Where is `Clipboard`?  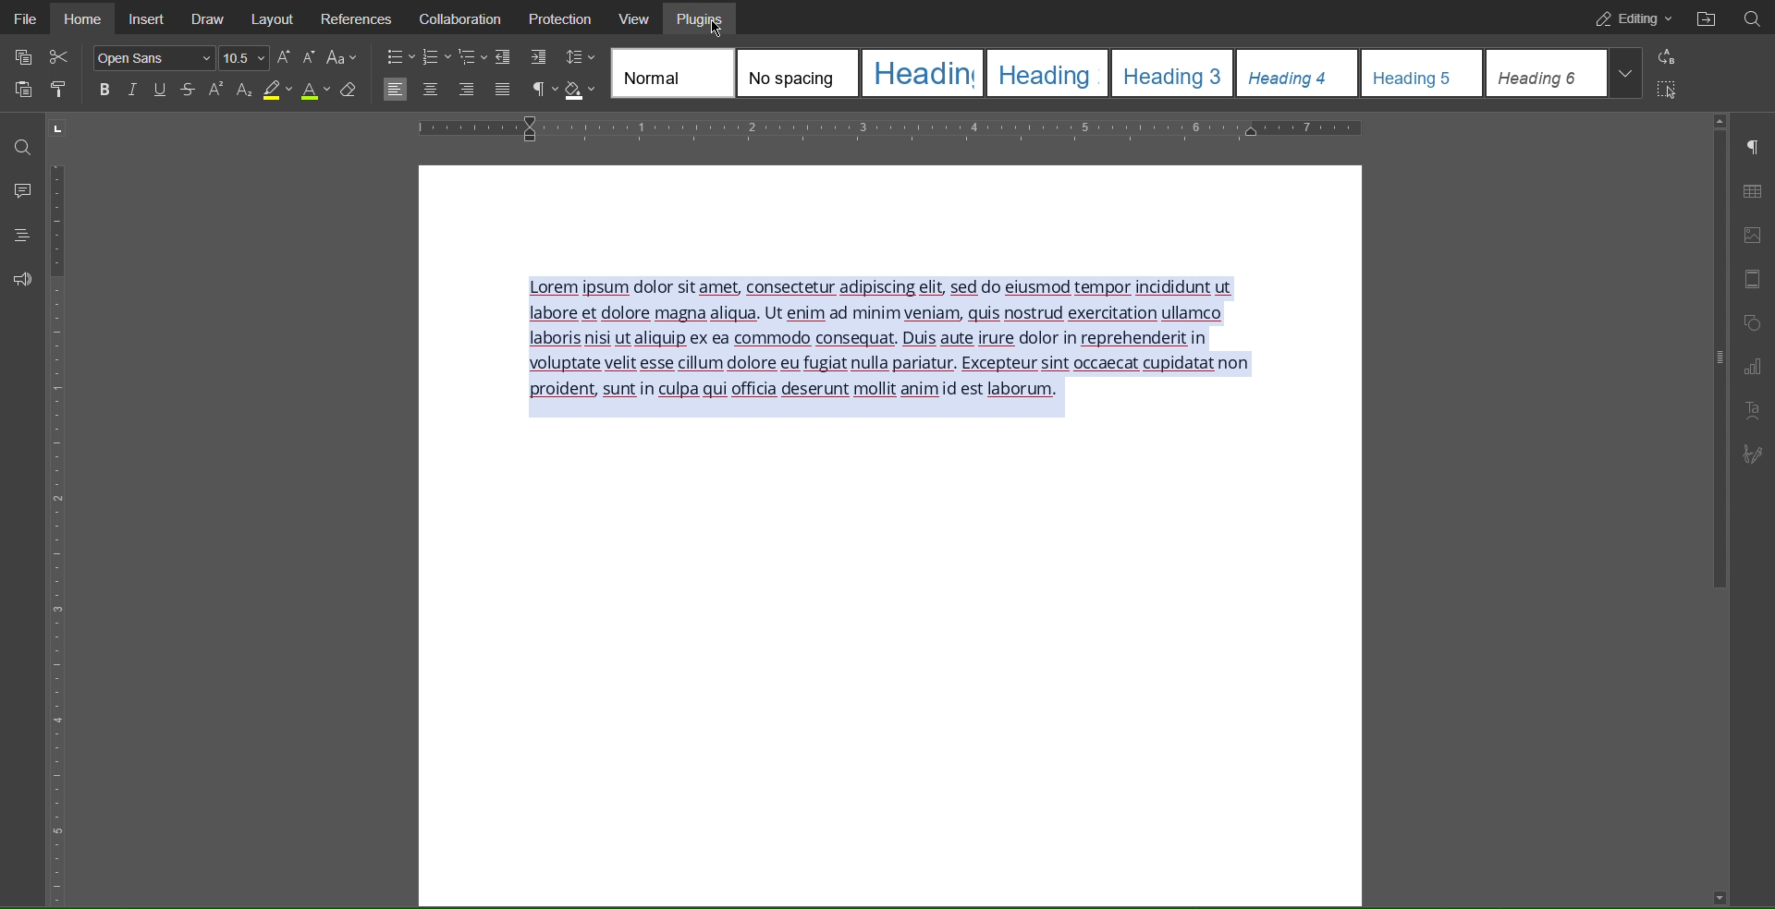 Clipboard is located at coordinates (20, 91).